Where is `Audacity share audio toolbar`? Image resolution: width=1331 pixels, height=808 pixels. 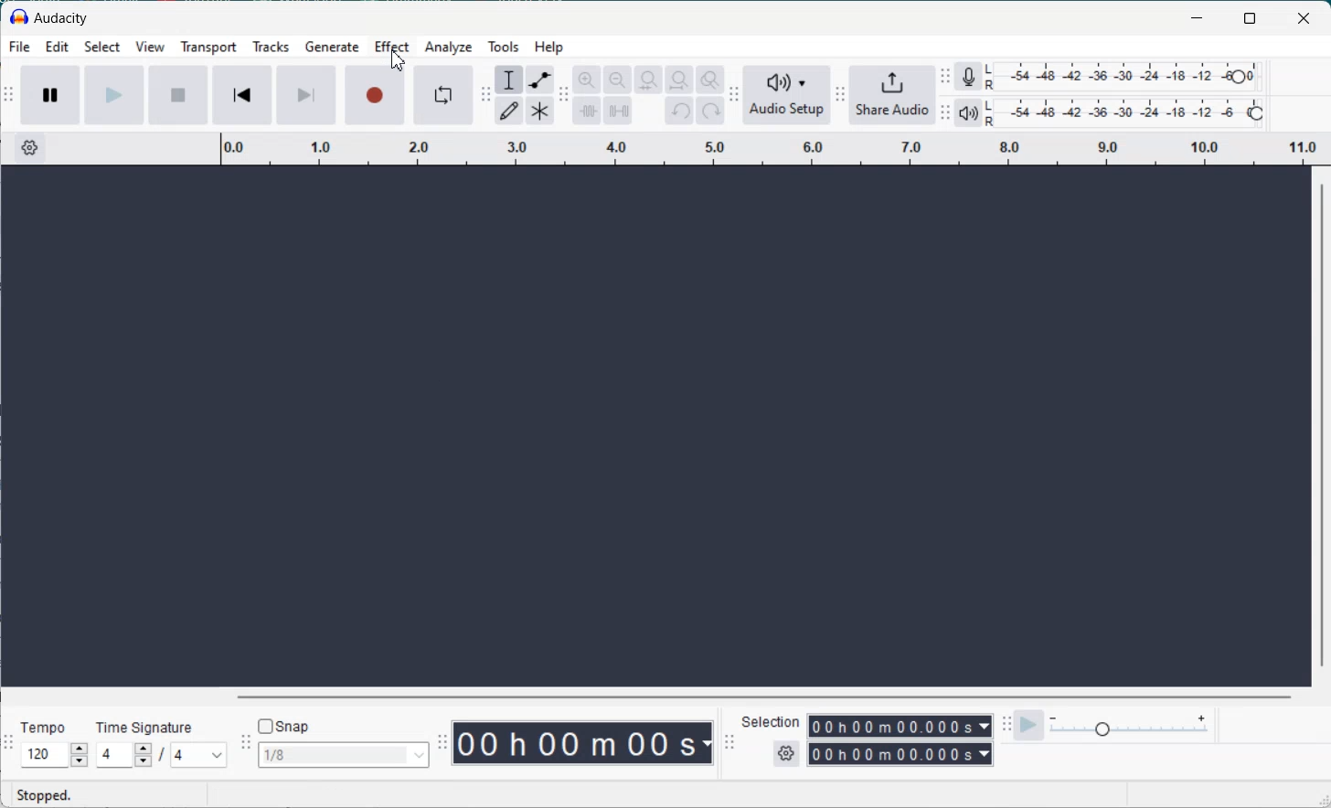
Audacity share audio toolbar is located at coordinates (840, 96).